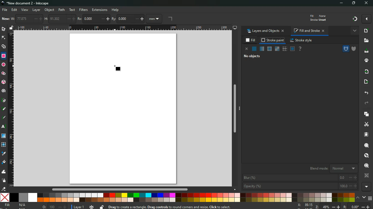 This screenshot has width=373, height=209. I want to click on ice, so click(270, 49).